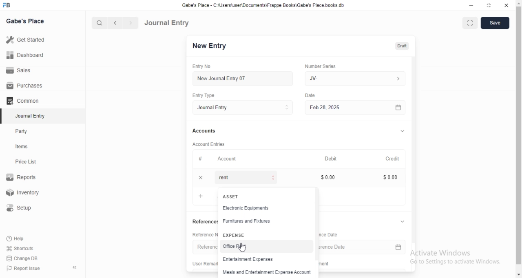 This screenshot has height=278, width=522. What do you see at coordinates (219, 159) in the screenshot?
I see `# Account` at bounding box center [219, 159].